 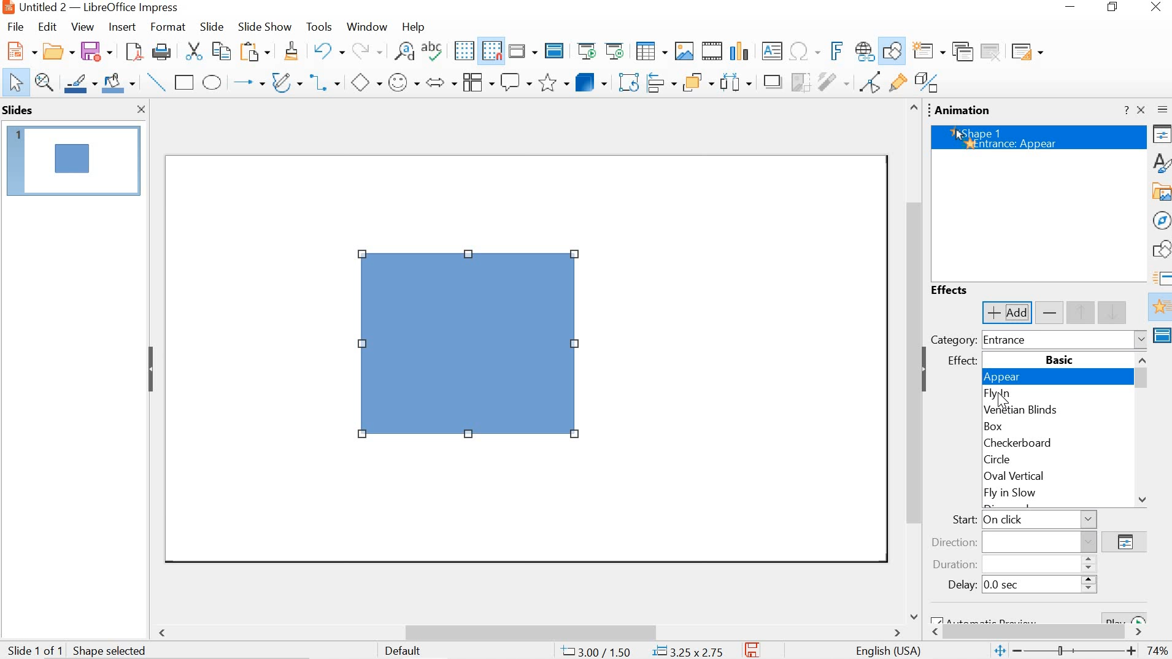 I want to click on Move down, so click(x=1142, y=499).